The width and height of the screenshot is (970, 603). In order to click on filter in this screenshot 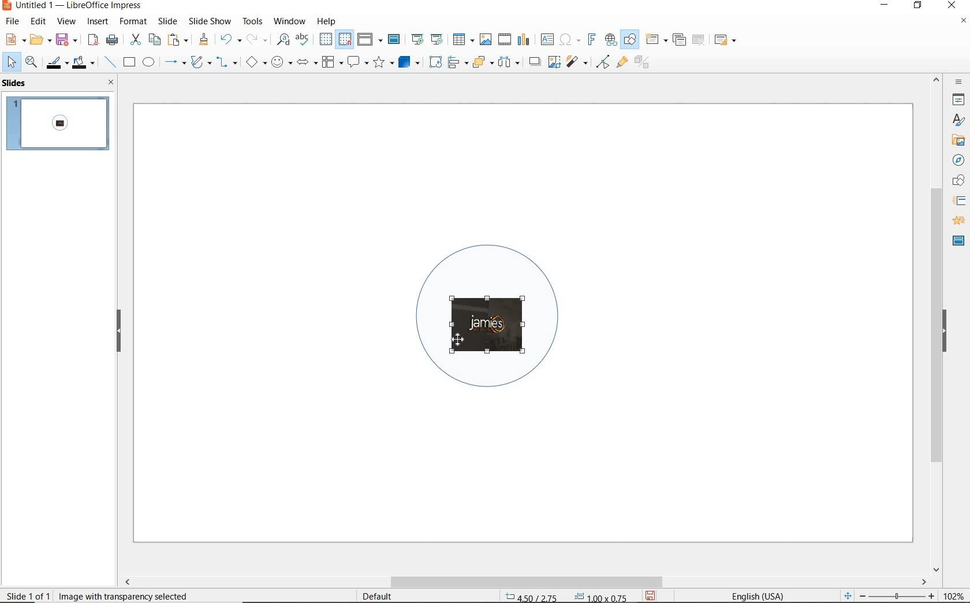, I will do `click(578, 60)`.